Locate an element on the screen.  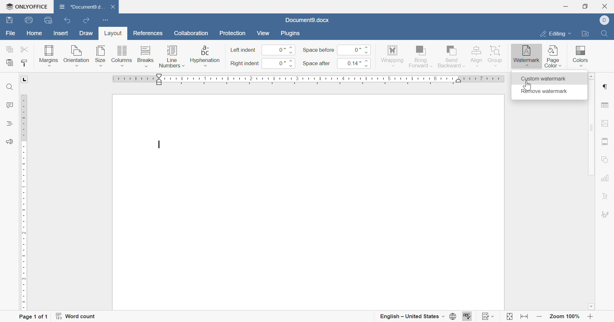
feedback and support is located at coordinates (9, 142).